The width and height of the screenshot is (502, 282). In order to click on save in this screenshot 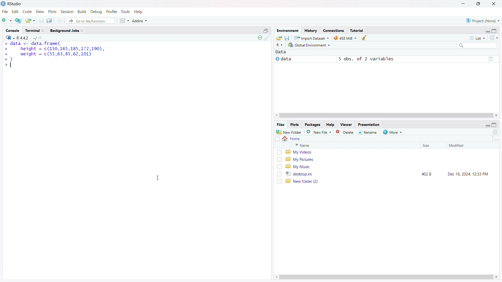, I will do `click(41, 21)`.